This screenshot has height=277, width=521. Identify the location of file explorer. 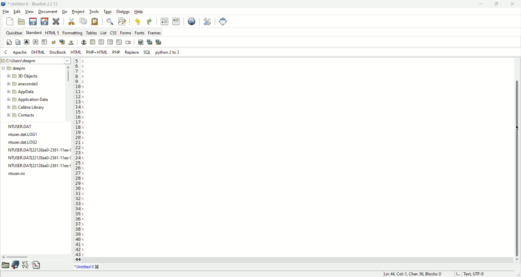
(5, 265).